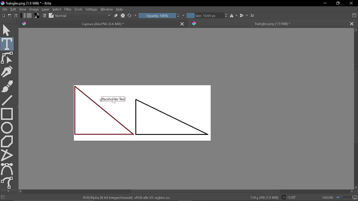  Describe the element at coordinates (27, 3) in the screenshot. I see `Traingles.png (1.9 MiB) * - Krita` at that location.